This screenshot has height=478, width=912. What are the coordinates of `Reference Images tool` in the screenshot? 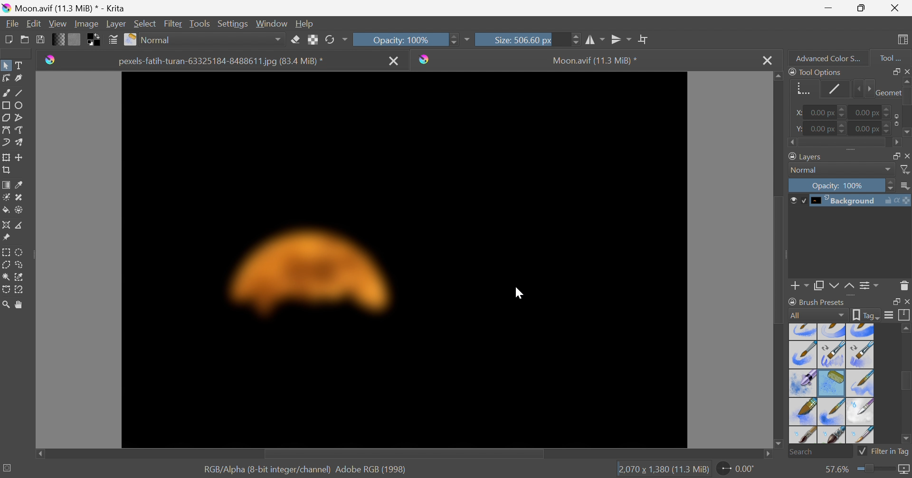 It's located at (8, 237).